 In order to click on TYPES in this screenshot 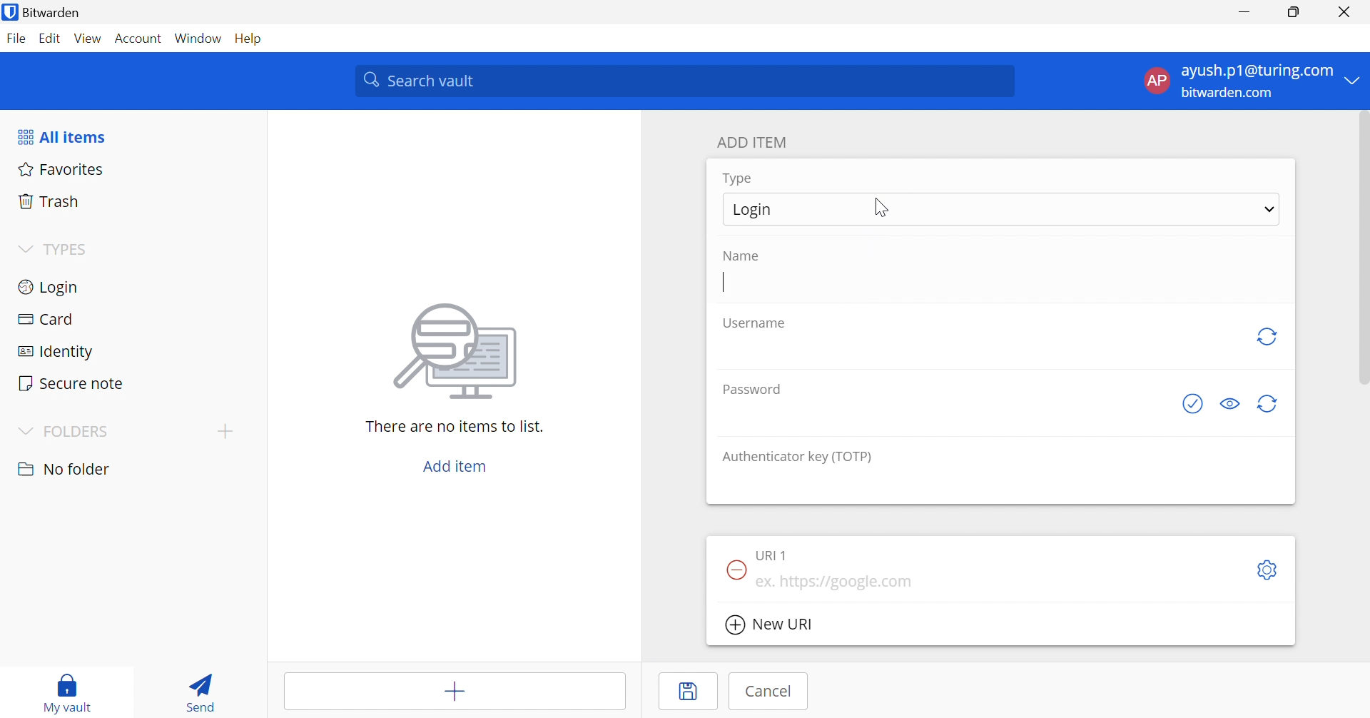, I will do `click(57, 248)`.